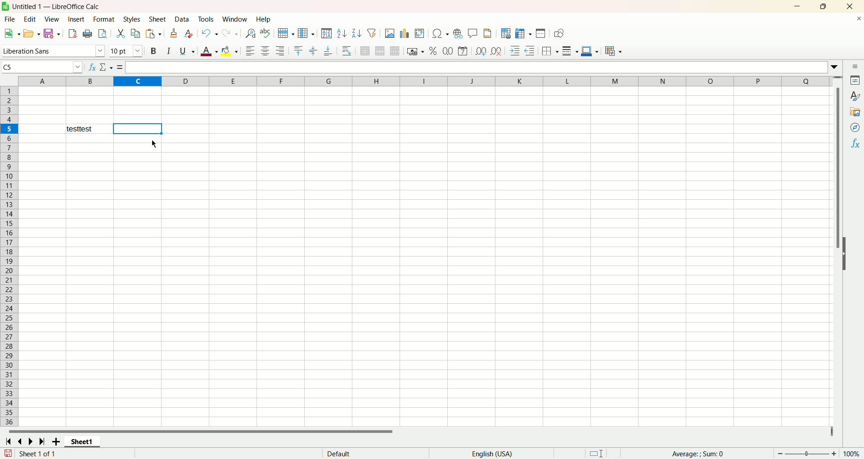  I want to click on properties, so click(854, 80).